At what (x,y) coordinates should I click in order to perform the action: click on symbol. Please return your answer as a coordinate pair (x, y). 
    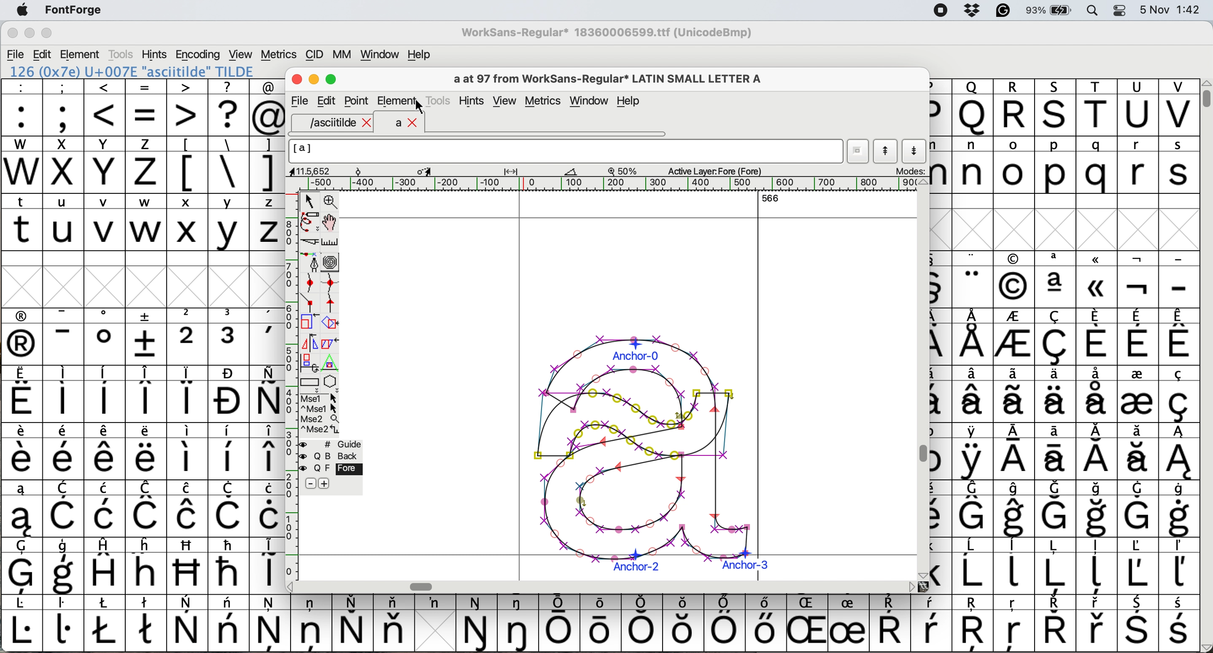
    Looking at the image, I should click on (1136, 393).